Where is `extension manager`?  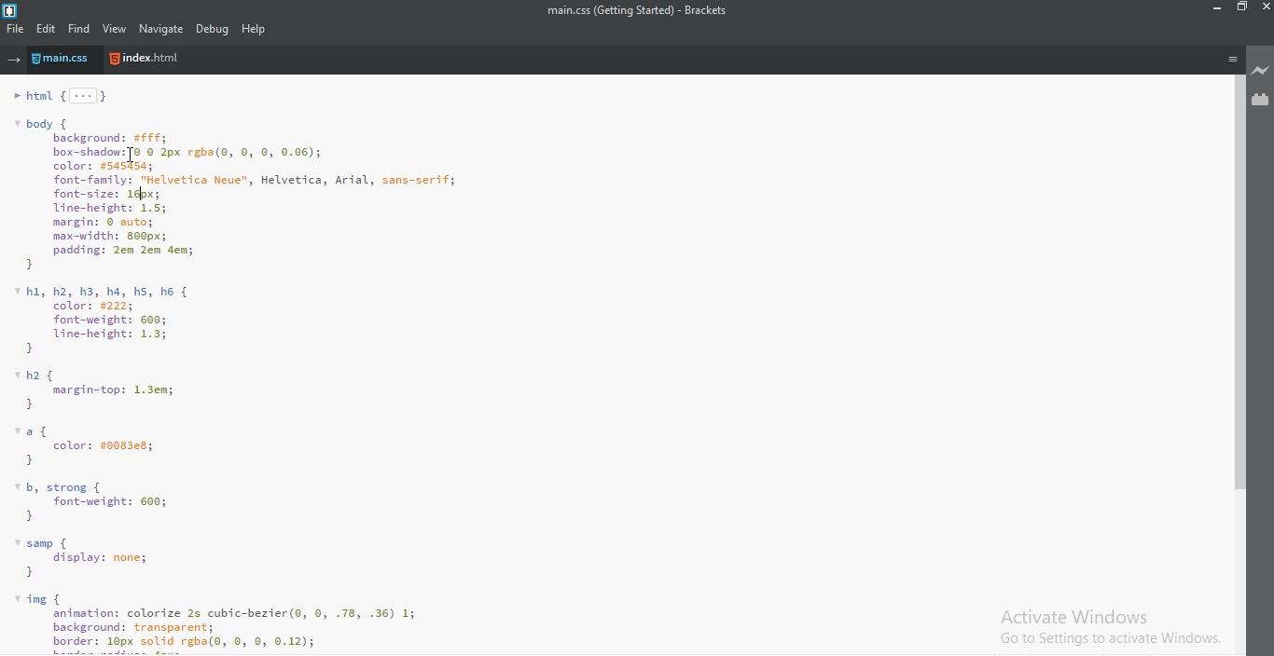
extension manager is located at coordinates (1261, 100).